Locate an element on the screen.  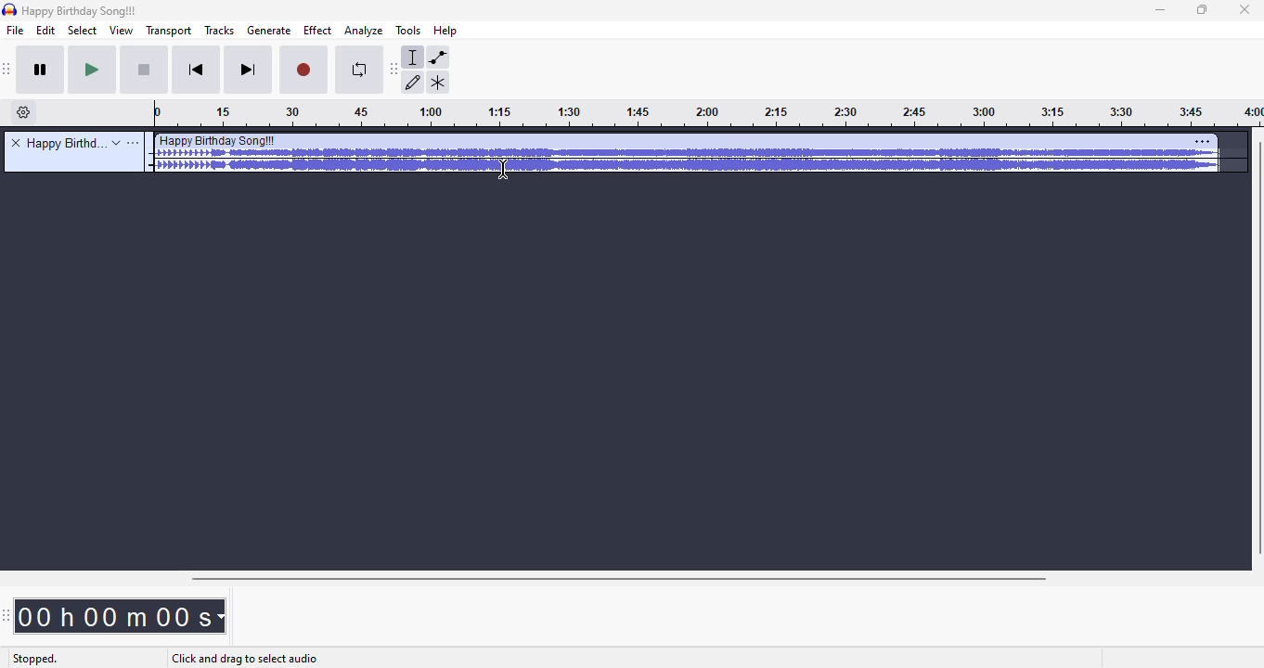
view is located at coordinates (120, 31).